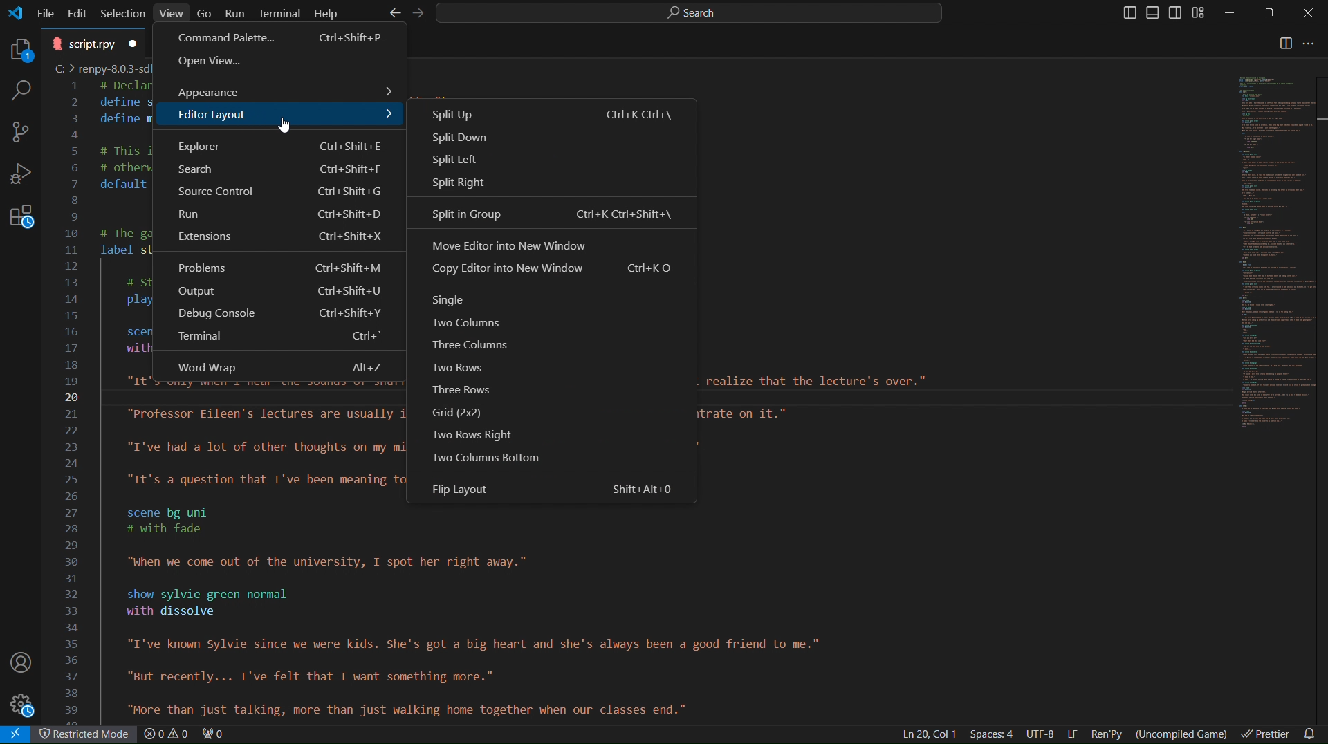 The image size is (1328, 744). What do you see at coordinates (1177, 13) in the screenshot?
I see `Toggle Secondary Sidebar` at bounding box center [1177, 13].